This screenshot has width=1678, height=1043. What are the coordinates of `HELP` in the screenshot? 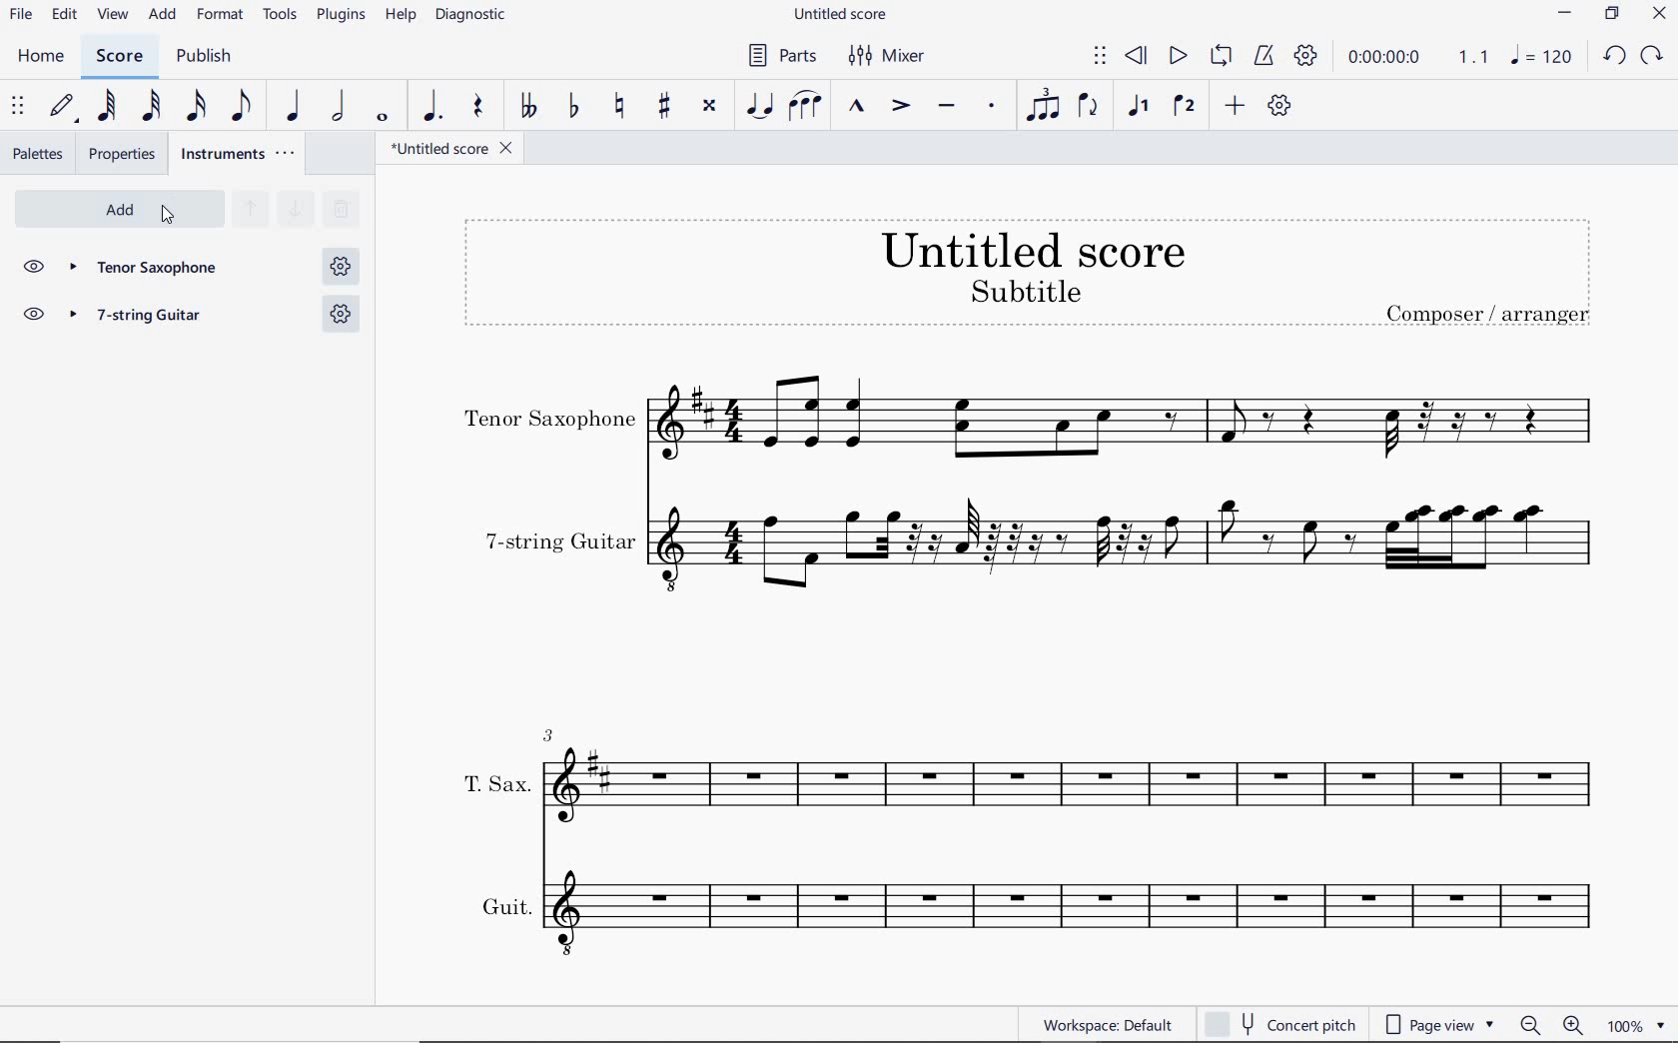 It's located at (398, 17).